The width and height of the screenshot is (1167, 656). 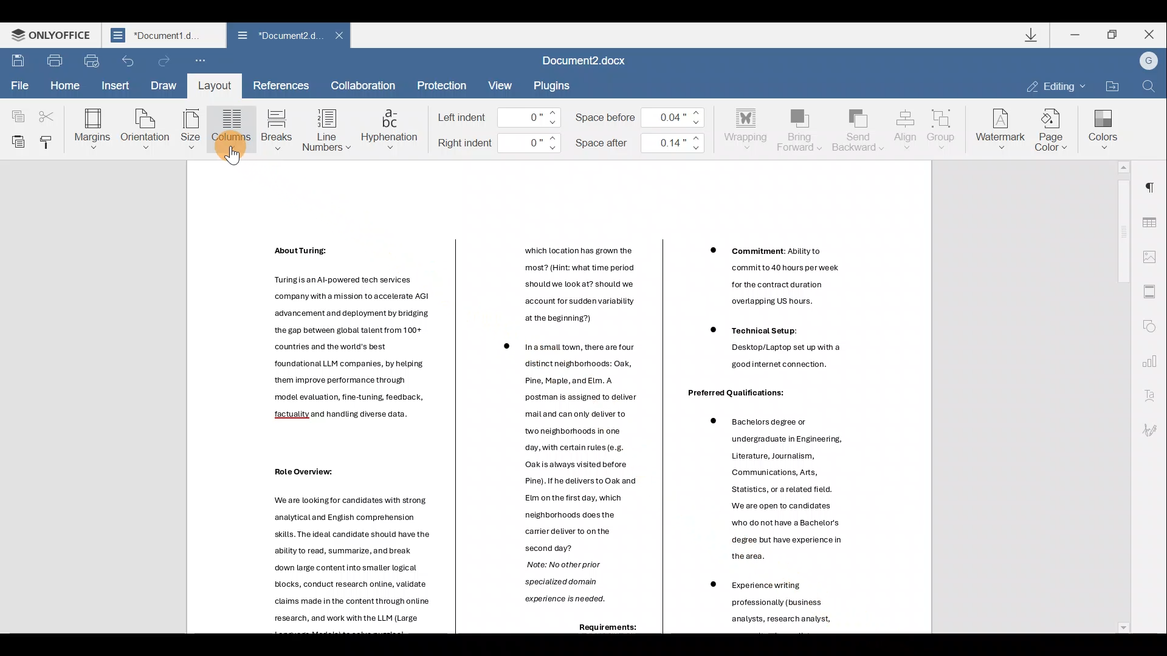 What do you see at coordinates (1112, 85) in the screenshot?
I see `Open file location` at bounding box center [1112, 85].